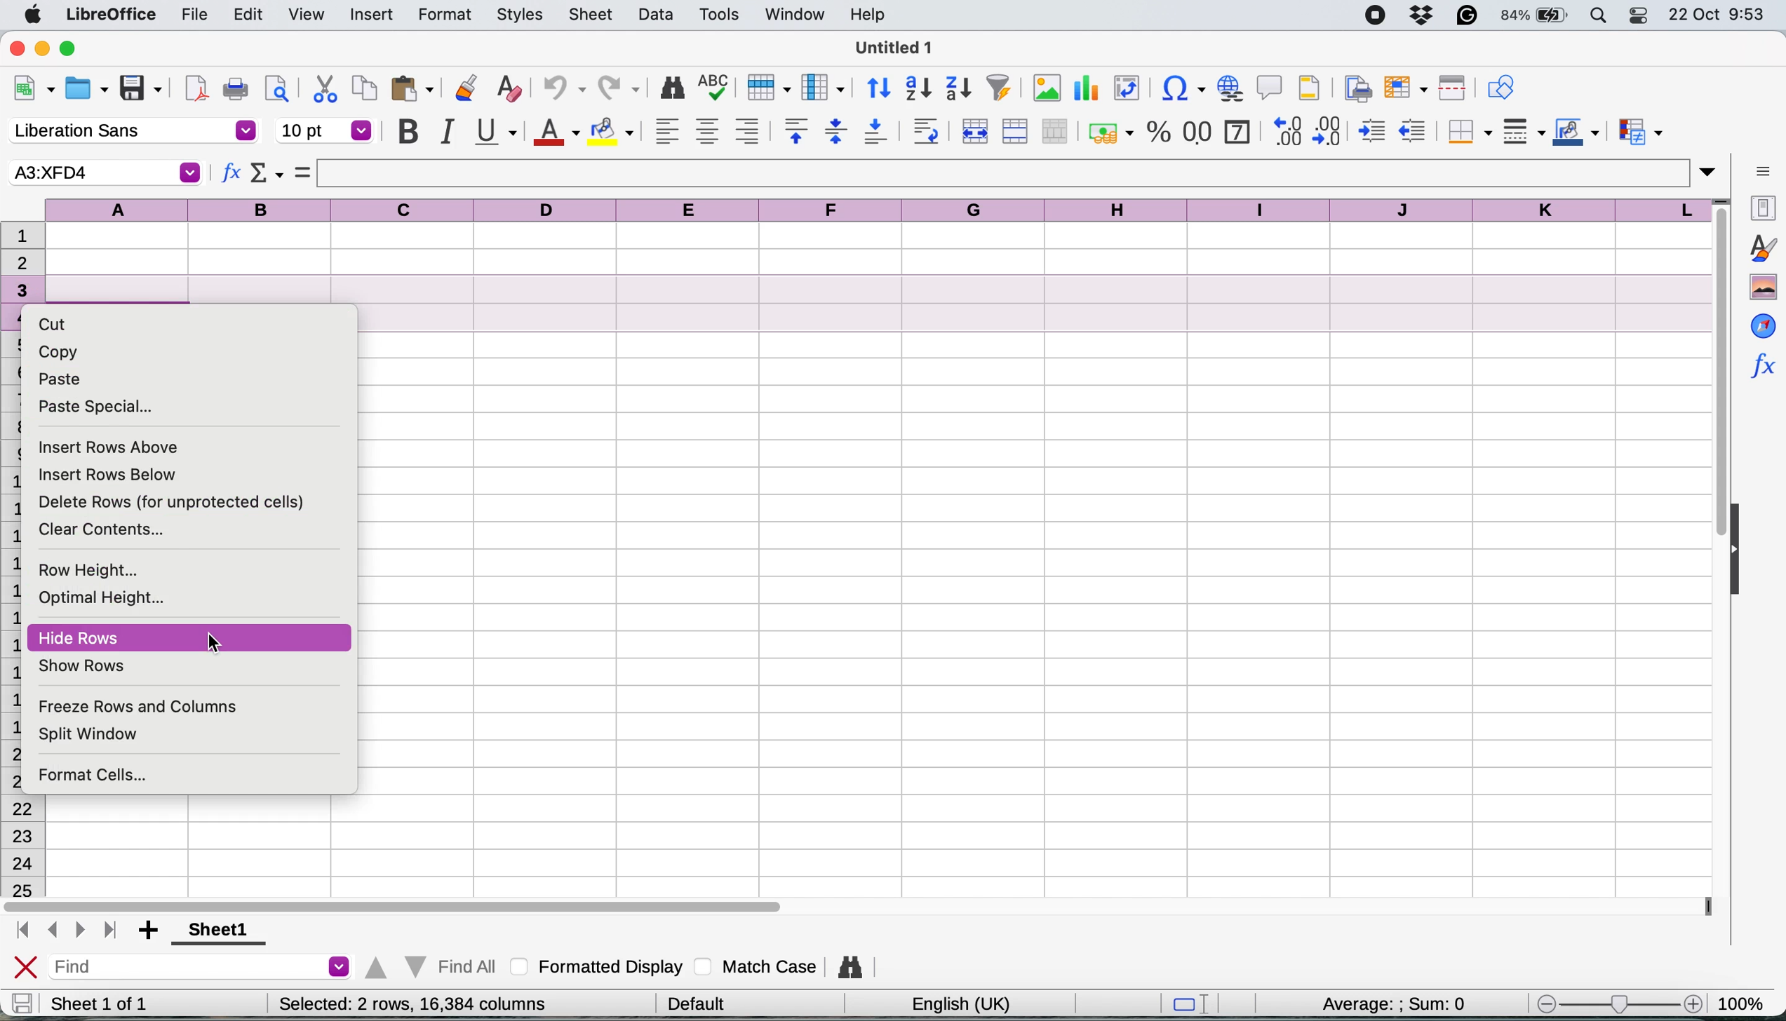 Image resolution: width=1786 pixels, height=1021 pixels. Describe the element at coordinates (724, 14) in the screenshot. I see `tools` at that location.